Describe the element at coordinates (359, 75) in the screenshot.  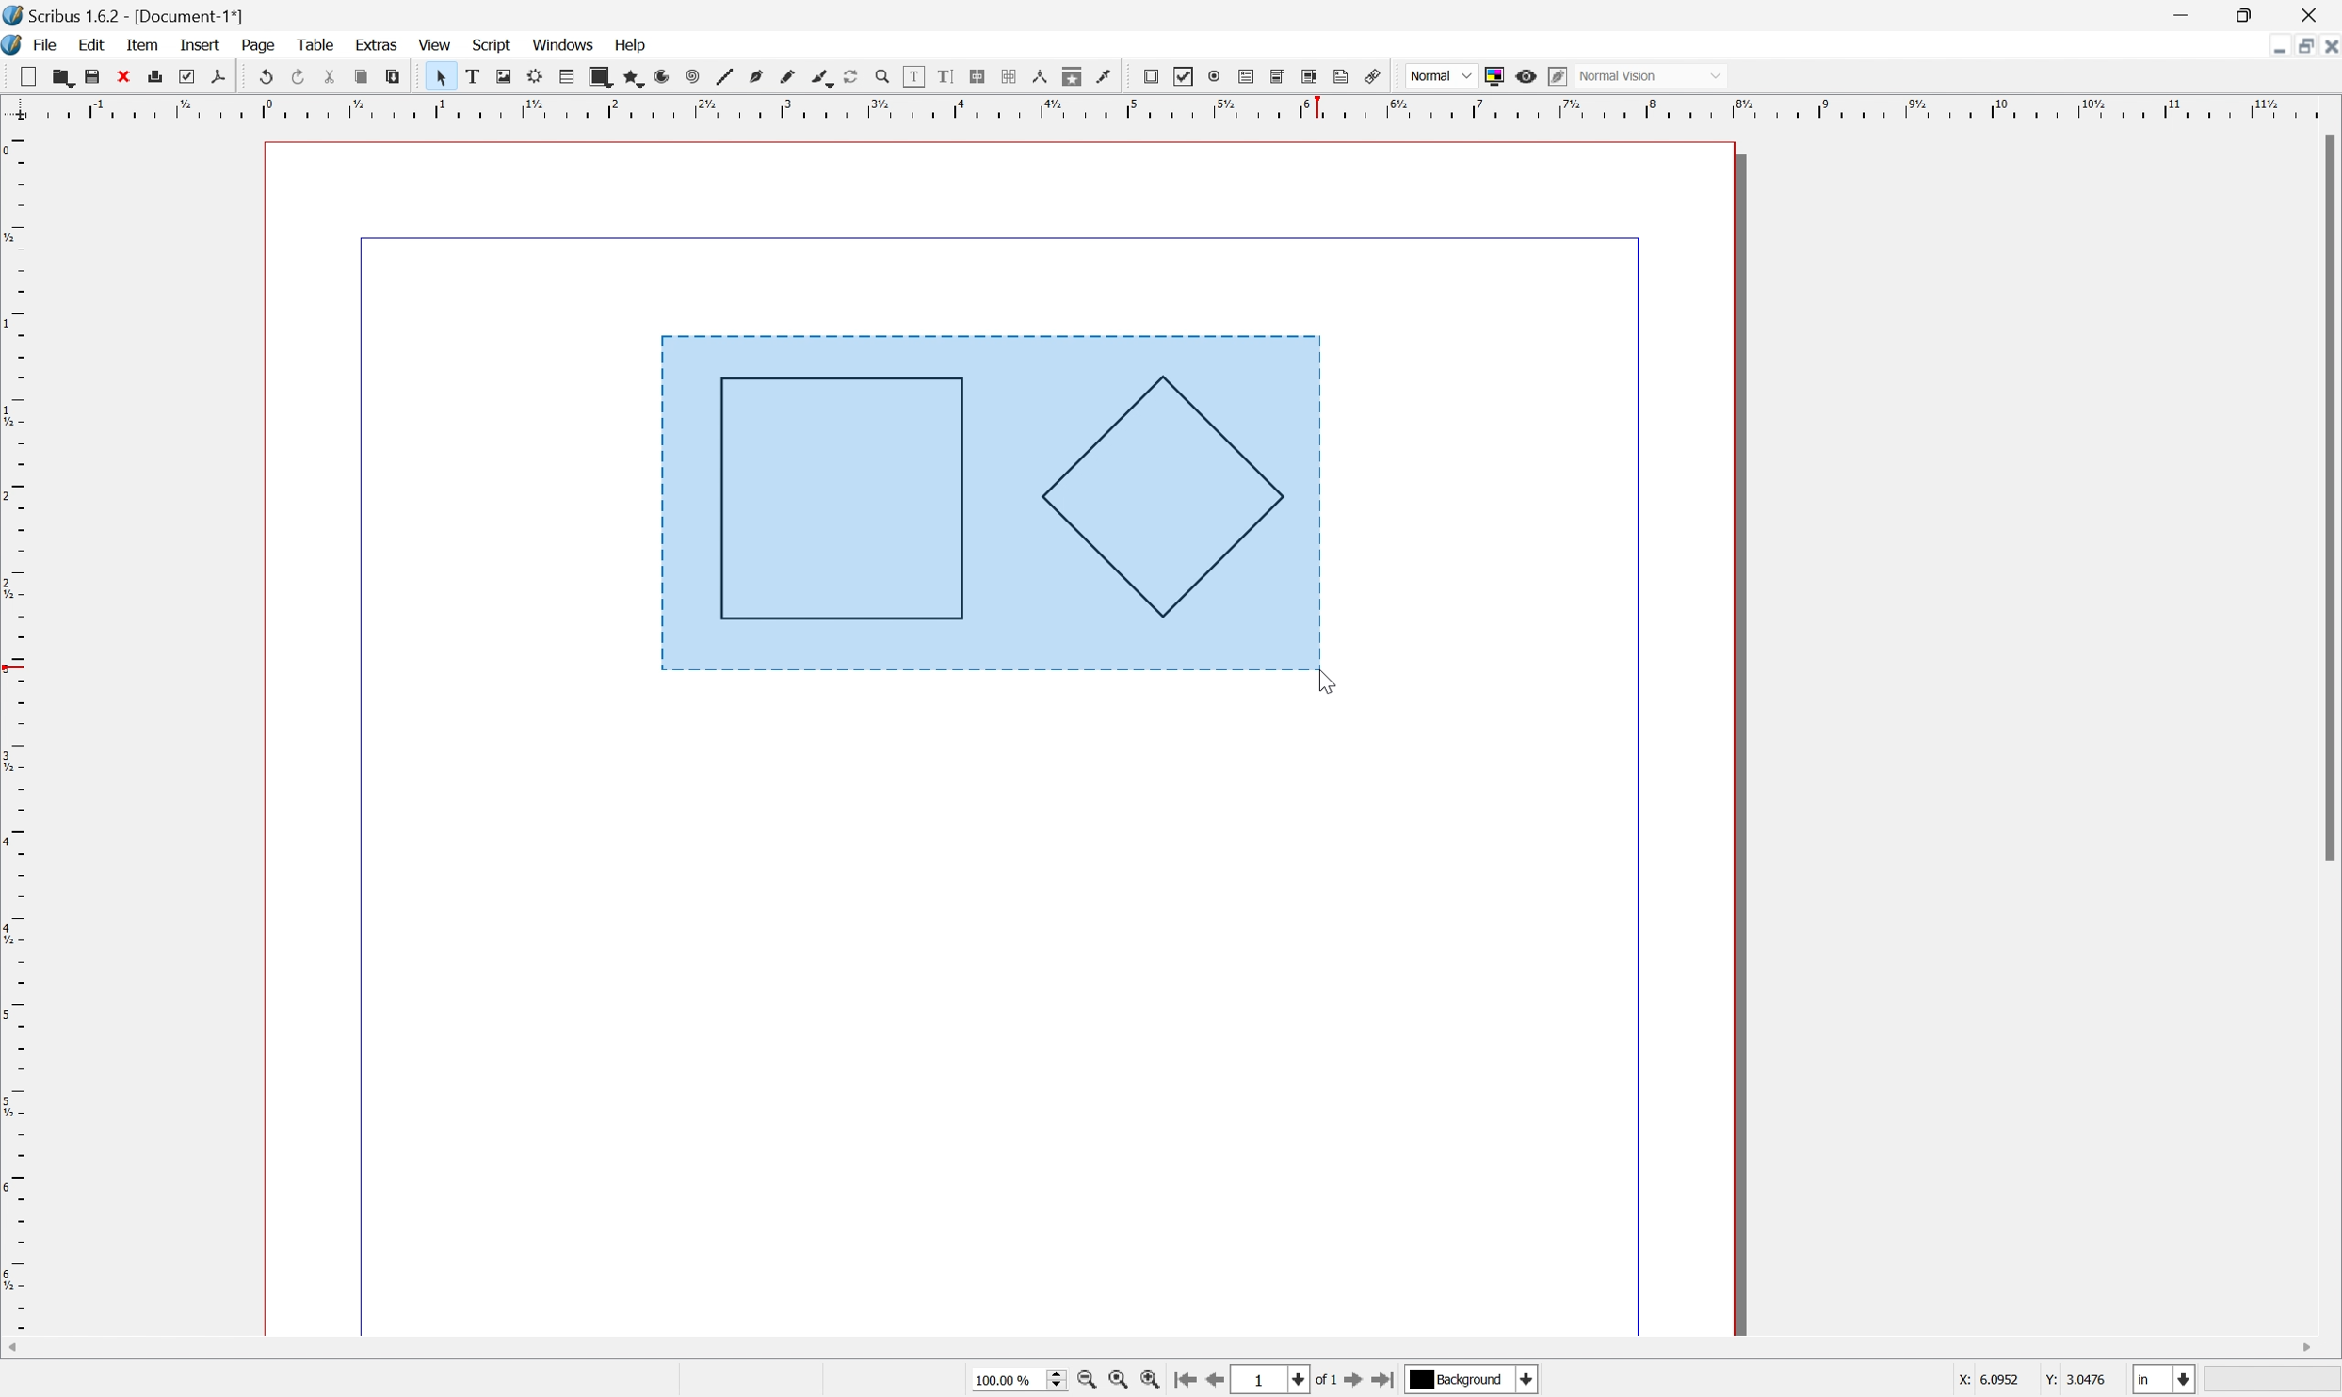
I see `copy` at that location.